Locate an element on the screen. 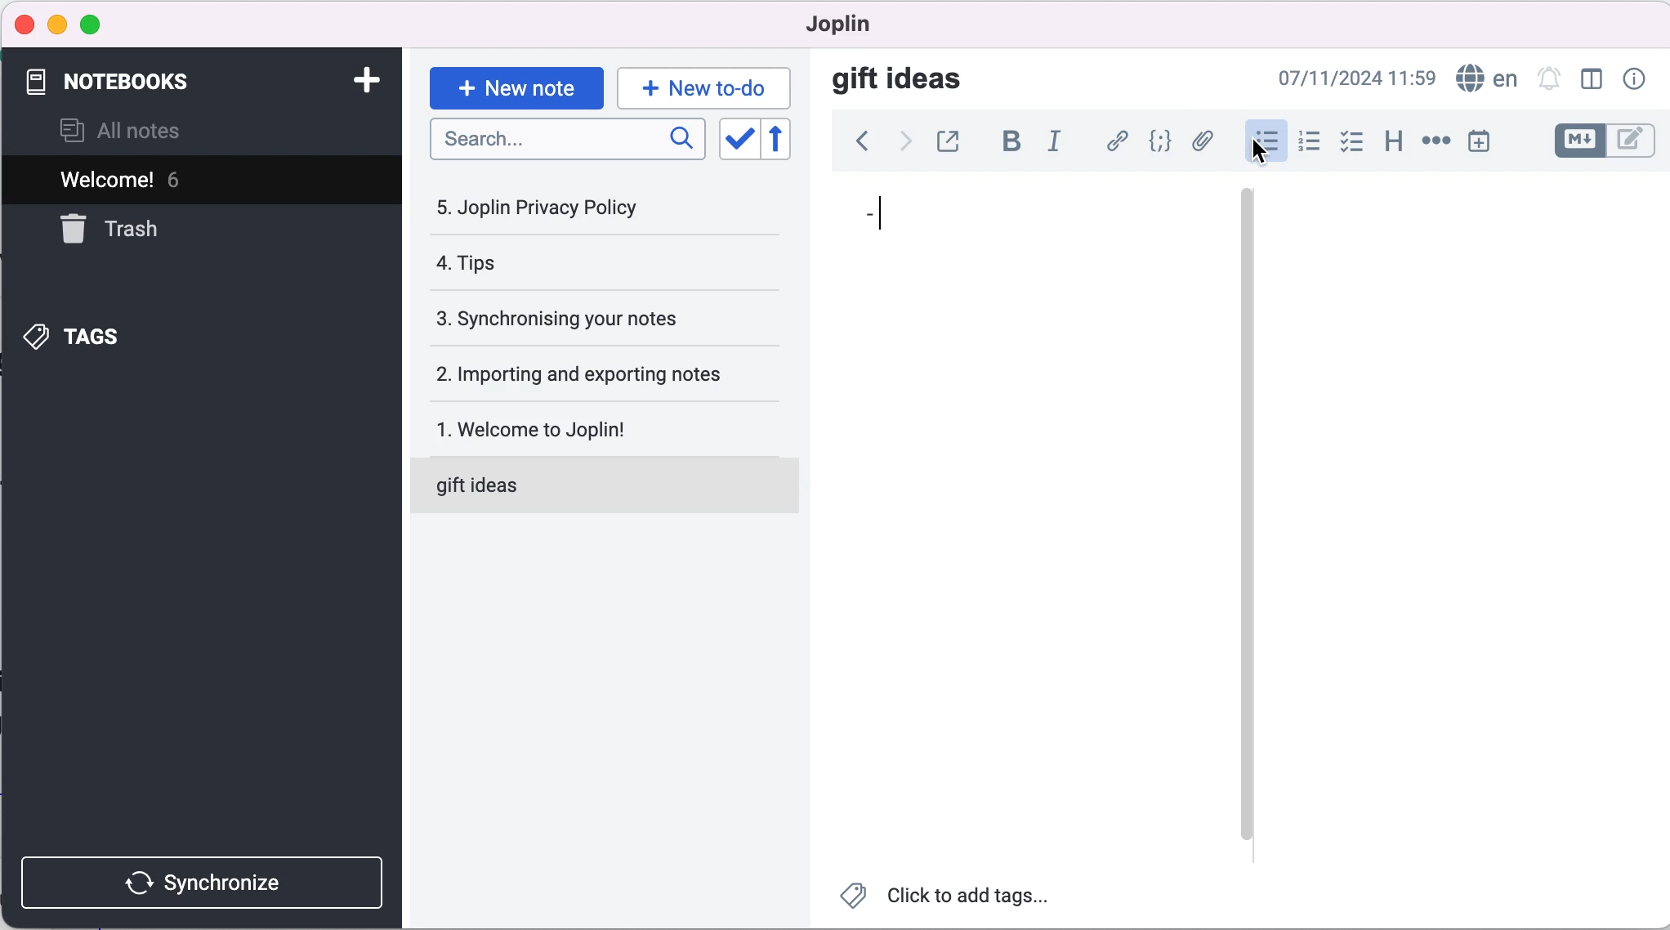 The height and width of the screenshot is (930, 1670). horizontal rule is located at coordinates (1436, 143).